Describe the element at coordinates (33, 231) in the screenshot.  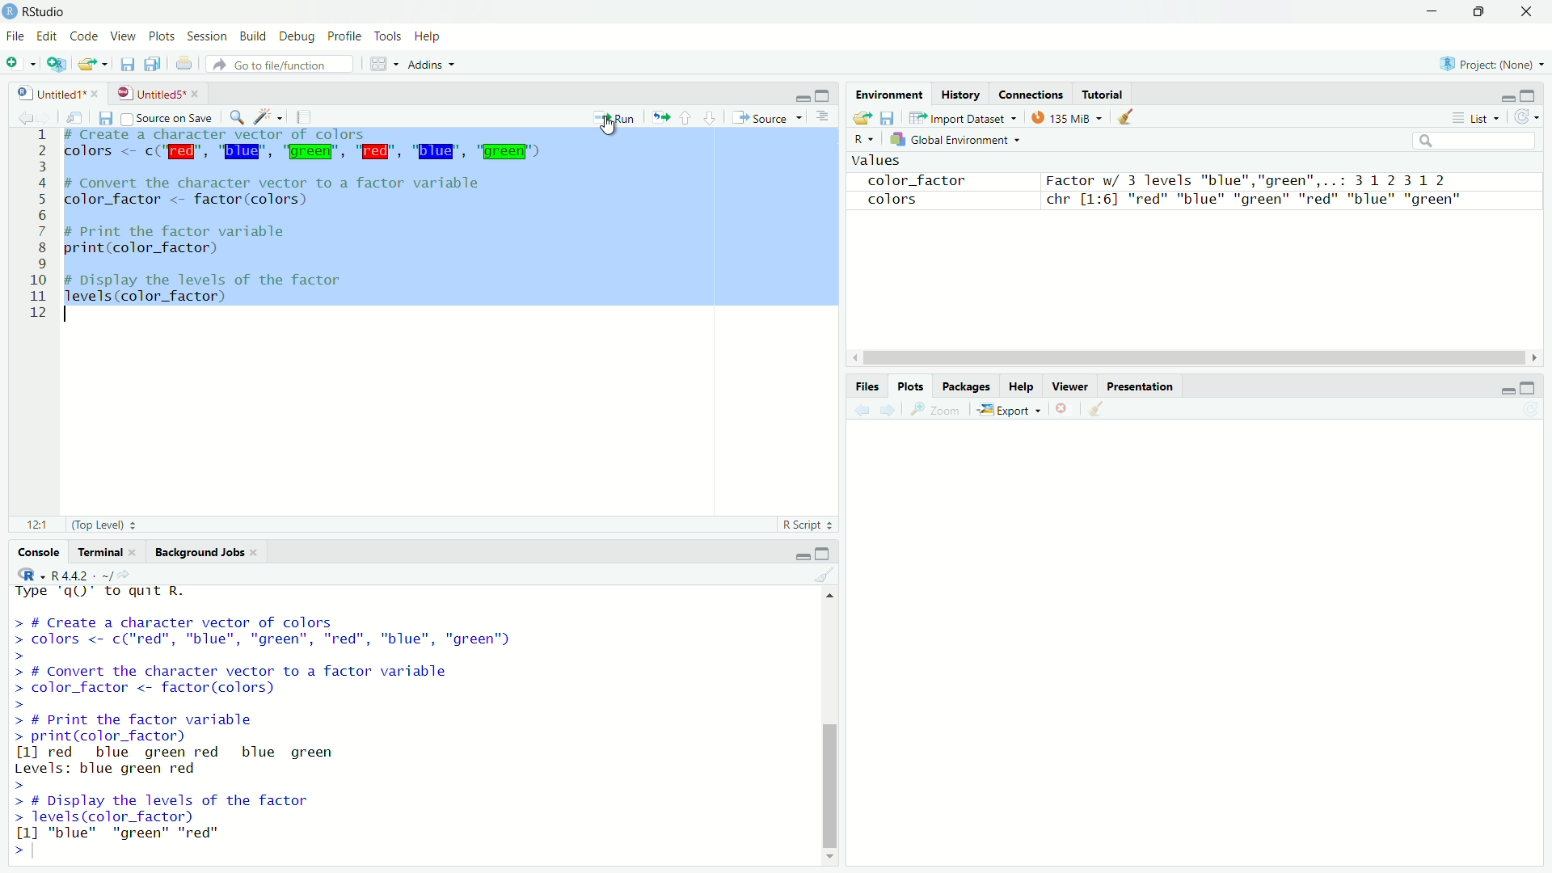
I see `` at that location.